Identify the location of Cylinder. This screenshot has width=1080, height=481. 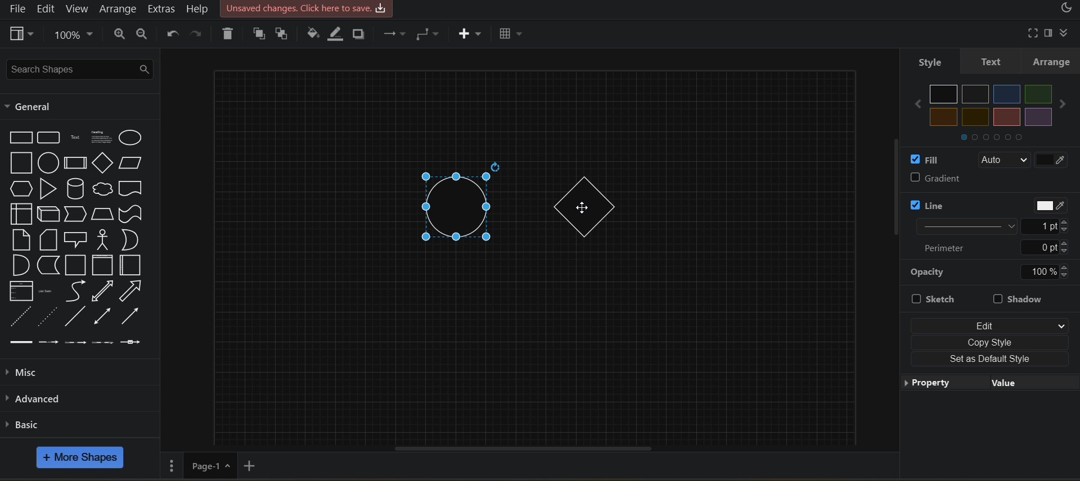
(74, 188).